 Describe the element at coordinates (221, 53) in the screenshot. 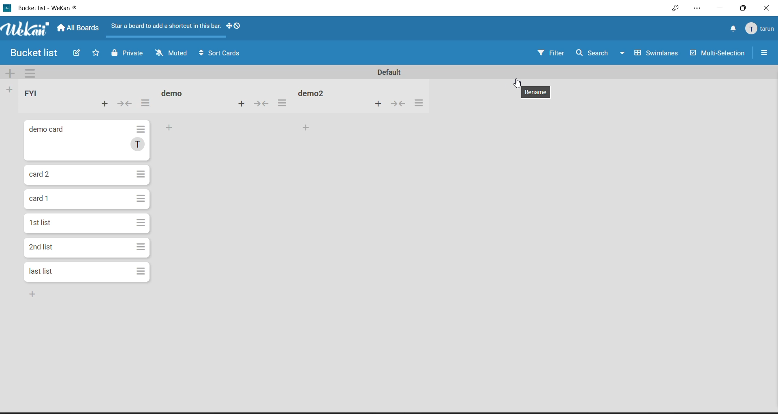

I see `sort cards` at that location.